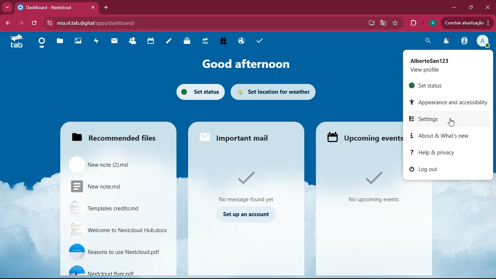 This screenshot has height=279, width=496. Describe the element at coordinates (260, 40) in the screenshot. I see `tasks` at that location.